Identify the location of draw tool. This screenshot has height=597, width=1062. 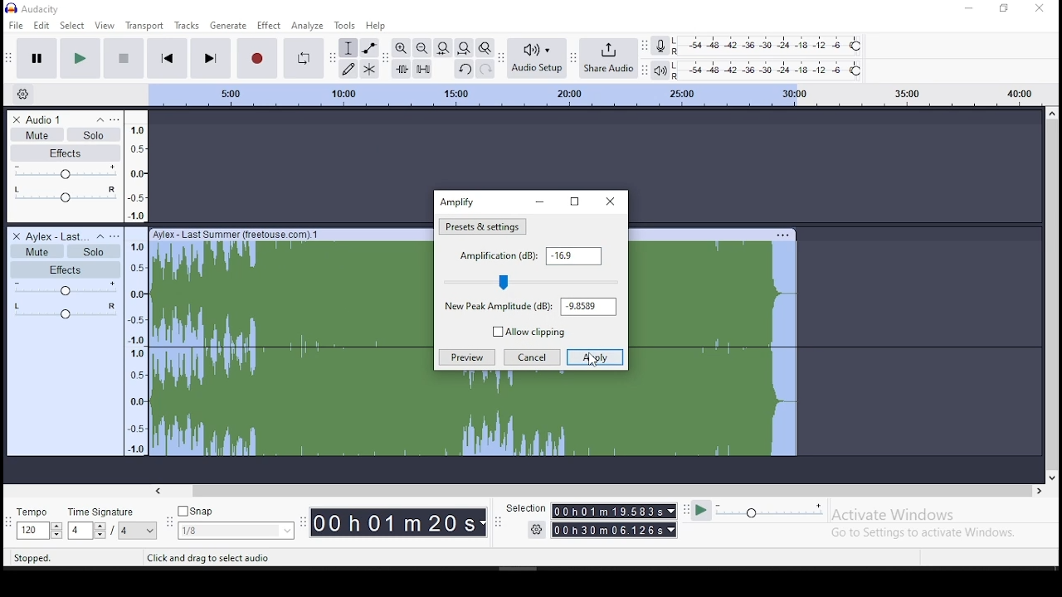
(347, 69).